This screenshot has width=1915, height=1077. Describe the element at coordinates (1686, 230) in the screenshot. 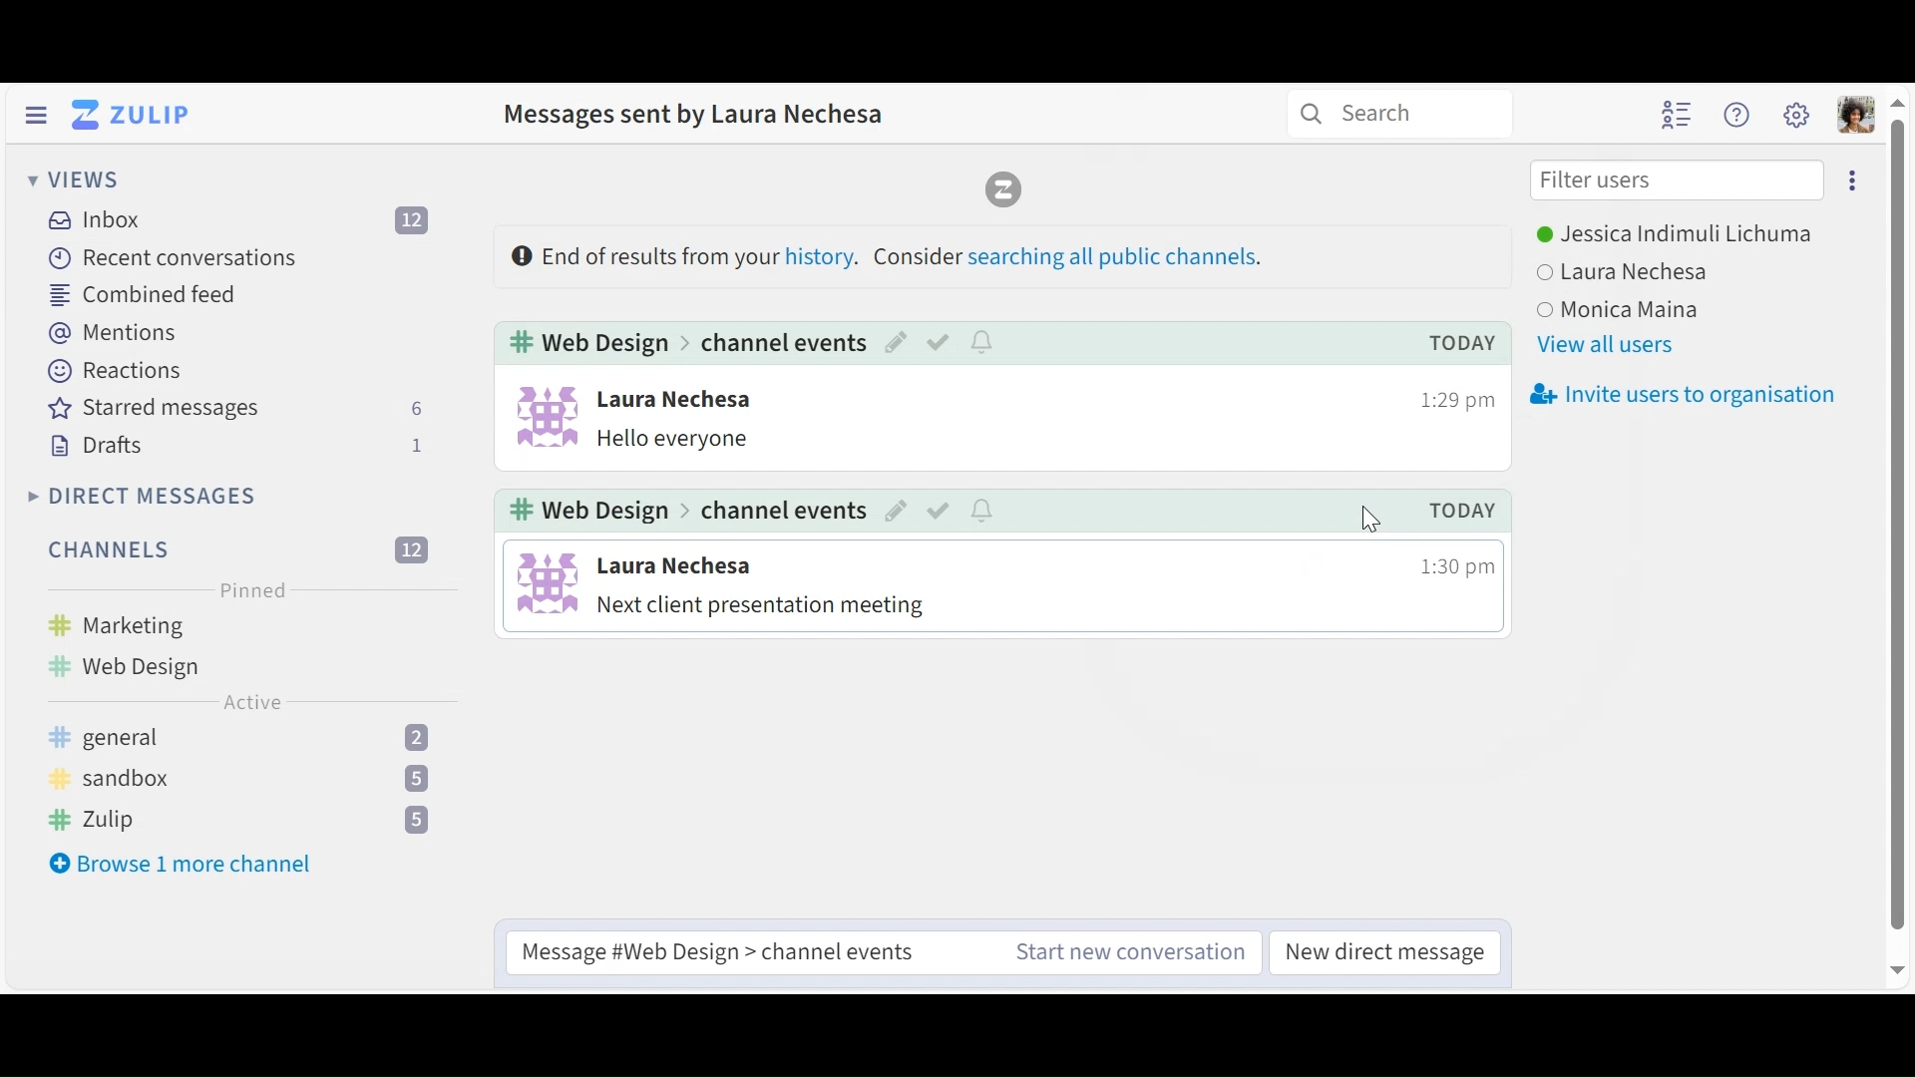

I see `Users` at that location.